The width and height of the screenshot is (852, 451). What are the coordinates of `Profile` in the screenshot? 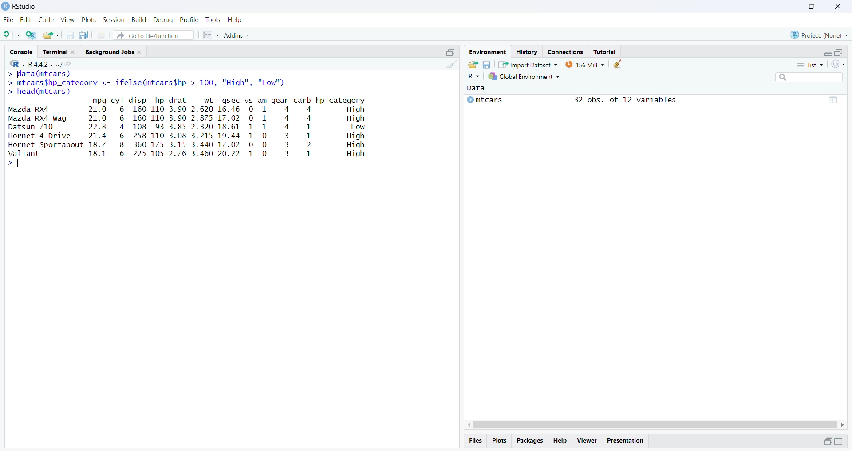 It's located at (189, 19).